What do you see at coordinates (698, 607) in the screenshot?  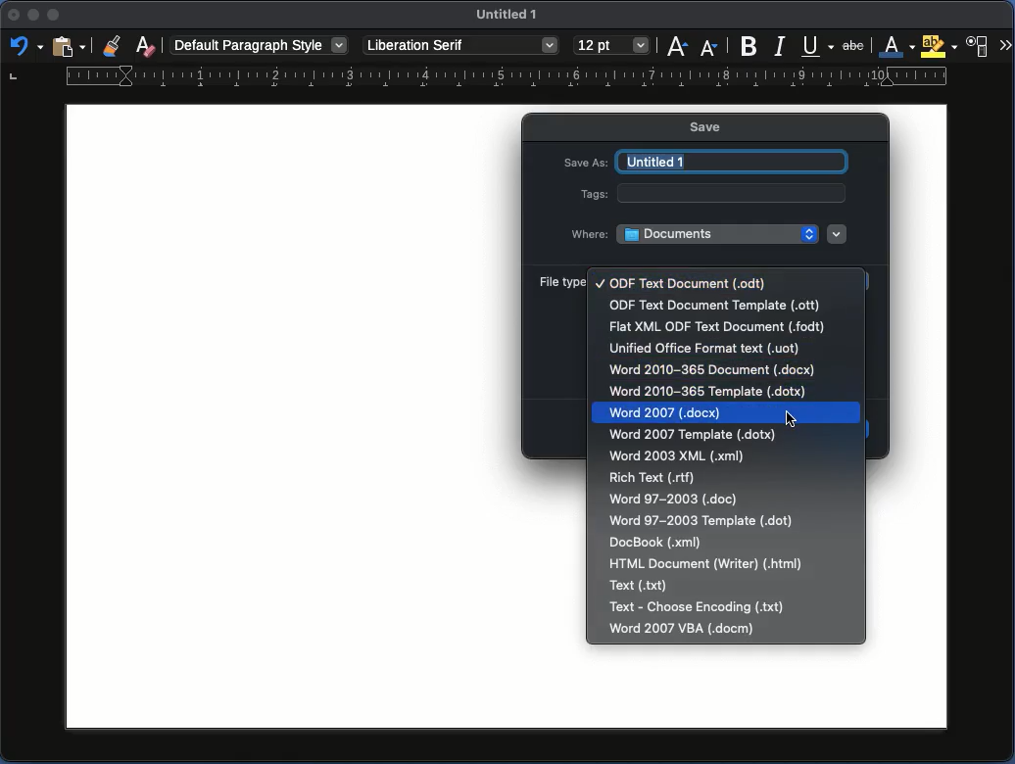 I see `txt` at bounding box center [698, 607].